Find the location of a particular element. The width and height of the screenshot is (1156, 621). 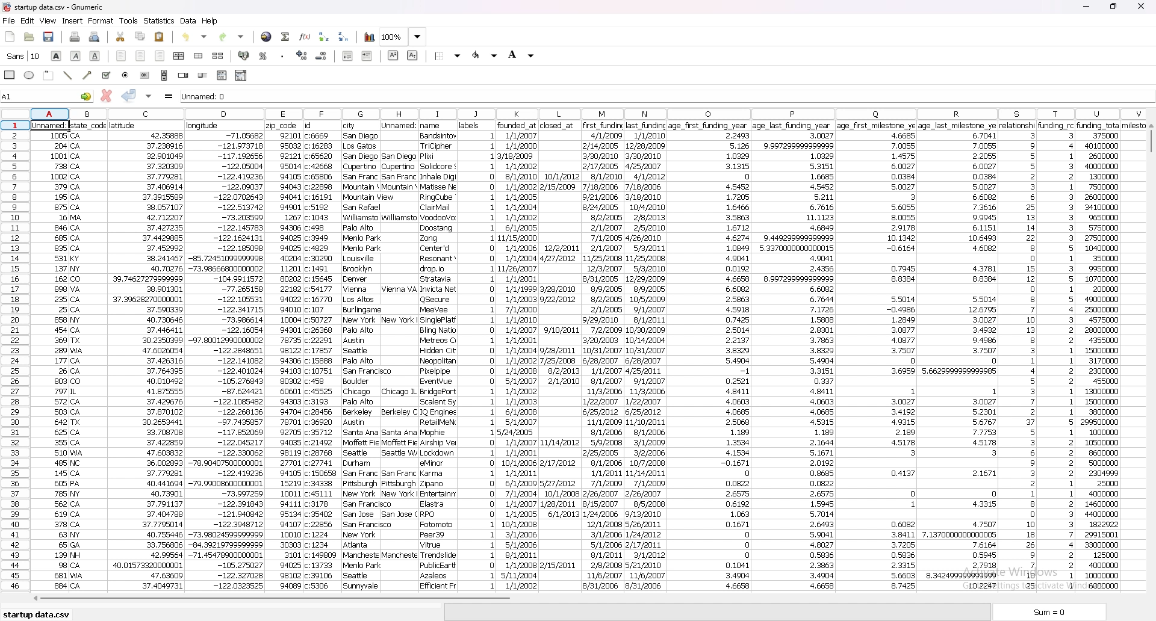

hyperlink is located at coordinates (266, 37).